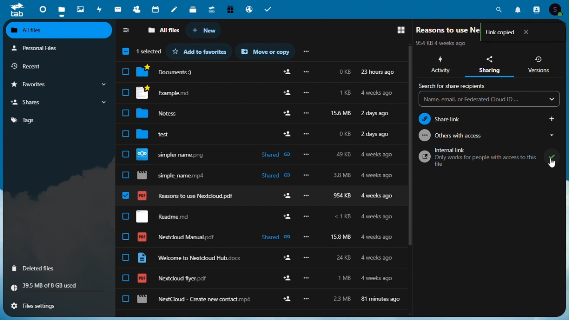  I want to click on notifications, so click(518, 9).